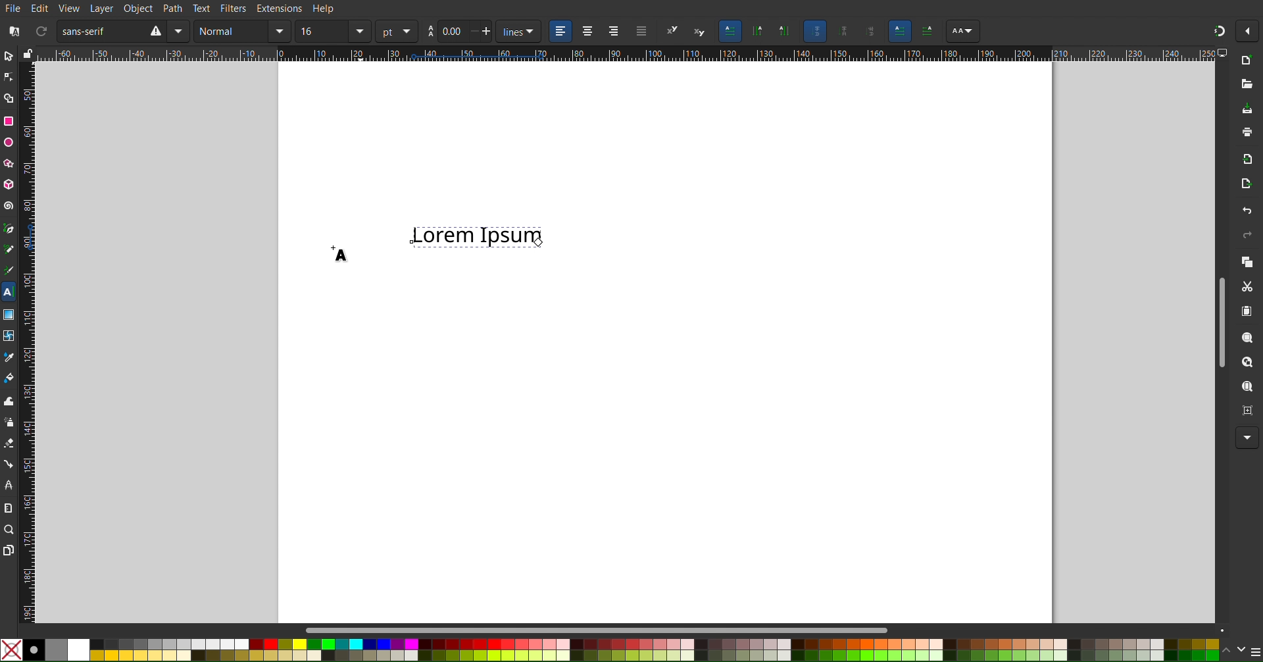 This screenshot has height=662, width=1263. What do you see at coordinates (609, 650) in the screenshot?
I see `Color` at bounding box center [609, 650].